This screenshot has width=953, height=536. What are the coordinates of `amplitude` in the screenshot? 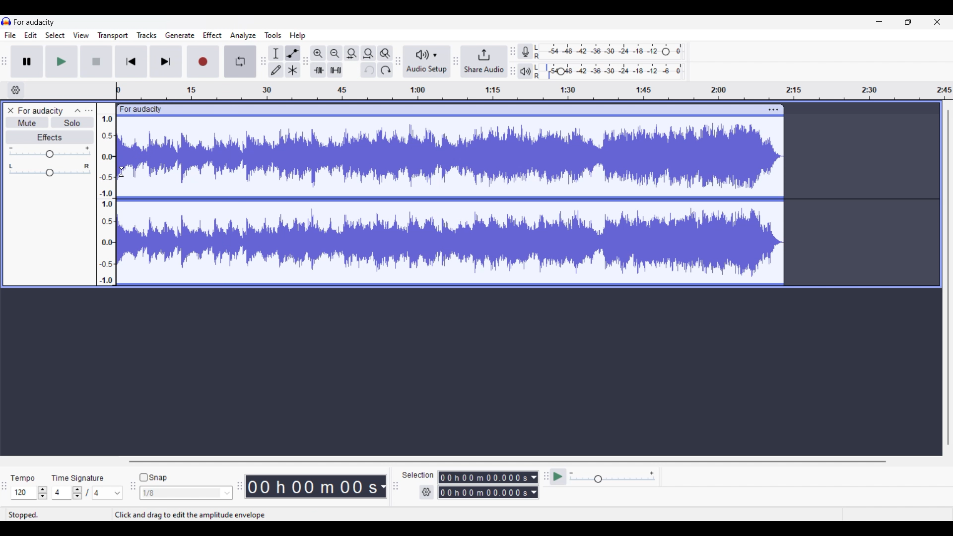 It's located at (107, 200).